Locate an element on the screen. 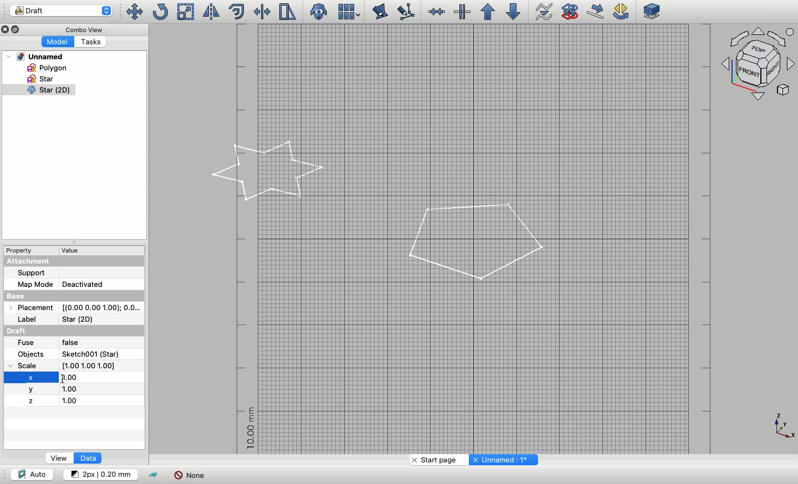 The height and width of the screenshot is (484, 798). False is located at coordinates (79, 343).